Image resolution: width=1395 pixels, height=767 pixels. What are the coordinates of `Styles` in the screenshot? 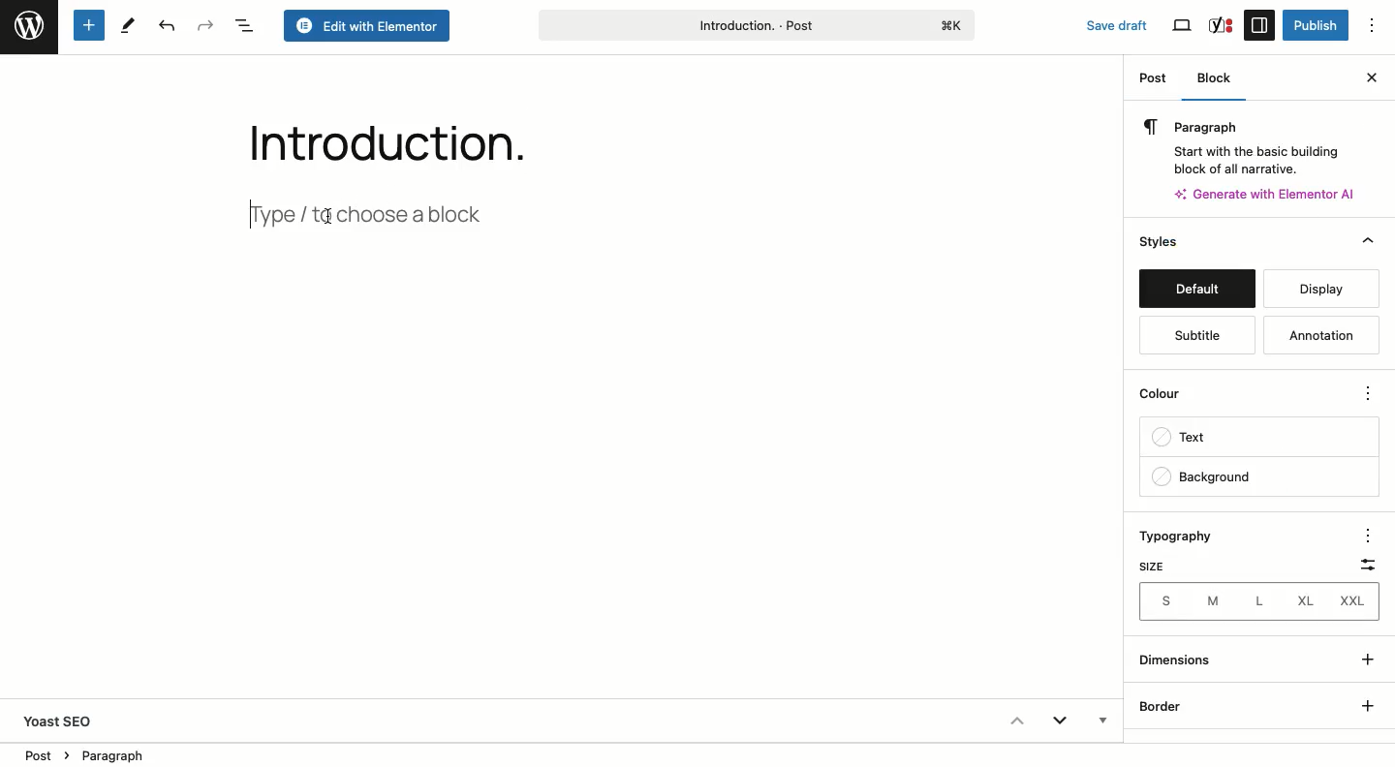 It's located at (1194, 243).